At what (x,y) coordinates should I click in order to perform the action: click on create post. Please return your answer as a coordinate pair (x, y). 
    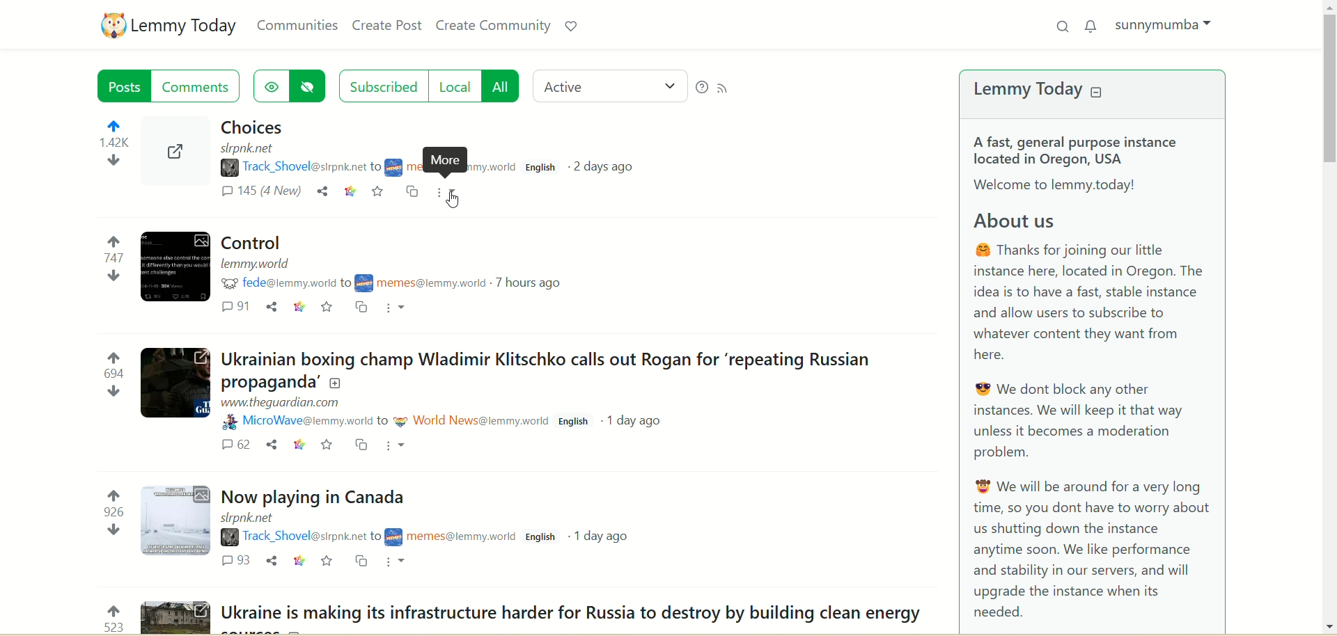
    Looking at the image, I should click on (389, 27).